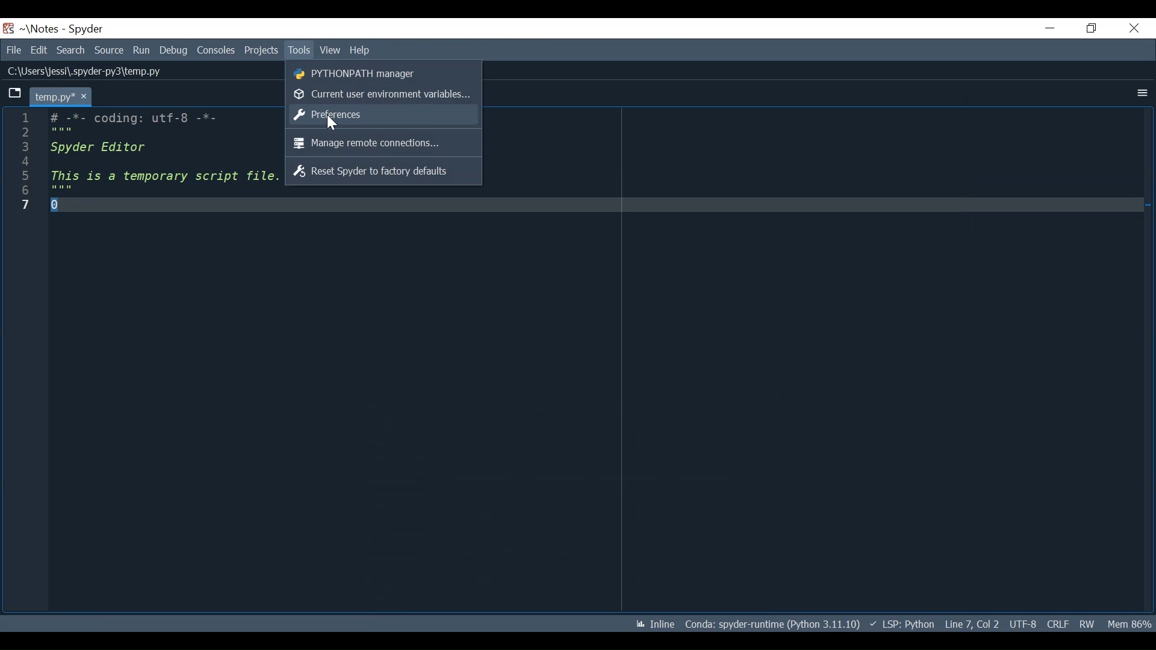 Image resolution: width=1156 pixels, height=650 pixels. Describe the element at coordinates (1139, 94) in the screenshot. I see `More Options` at that location.